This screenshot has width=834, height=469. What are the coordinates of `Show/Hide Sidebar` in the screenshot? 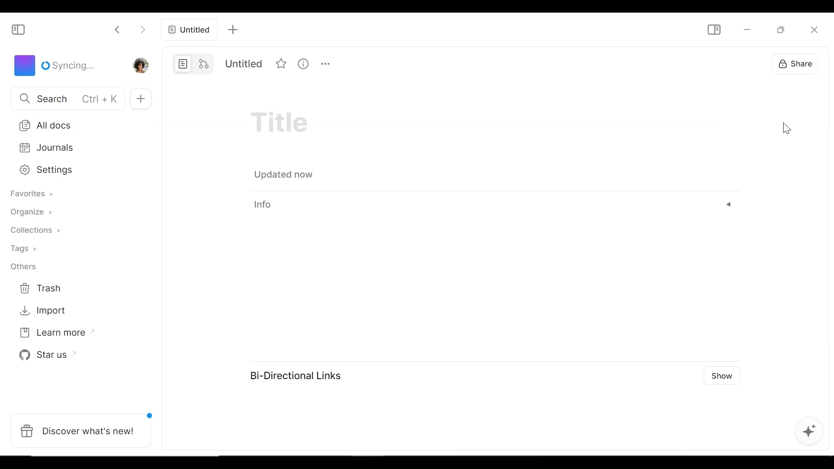 It's located at (19, 29).